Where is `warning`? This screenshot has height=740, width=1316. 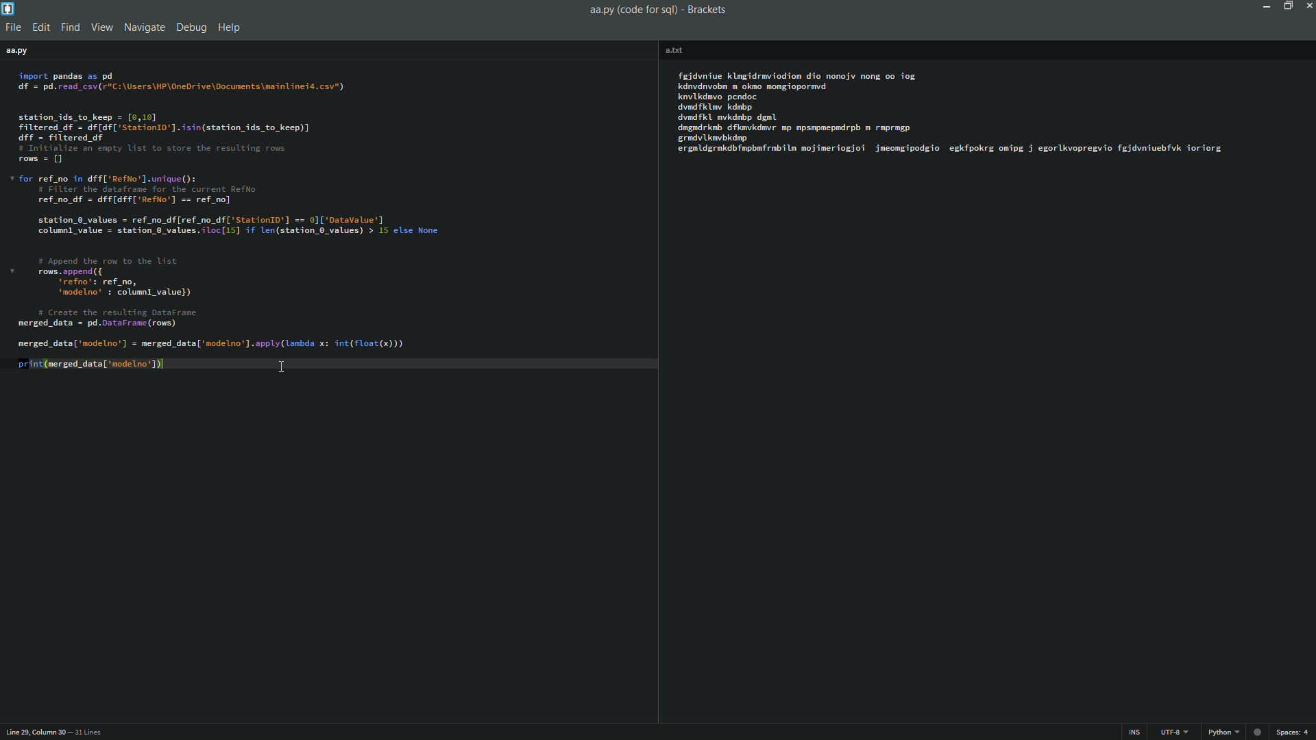 warning is located at coordinates (1259, 730).